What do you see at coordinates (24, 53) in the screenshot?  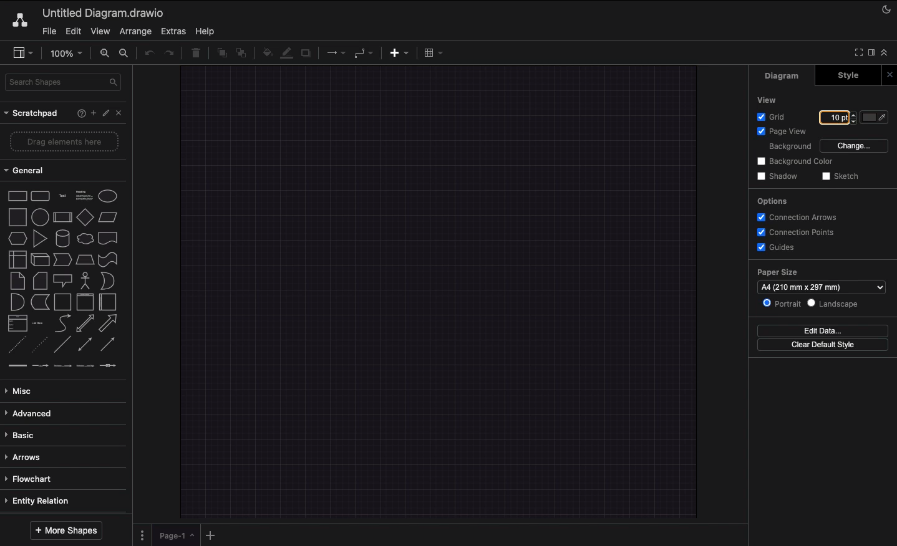 I see `Sidebar` at bounding box center [24, 53].